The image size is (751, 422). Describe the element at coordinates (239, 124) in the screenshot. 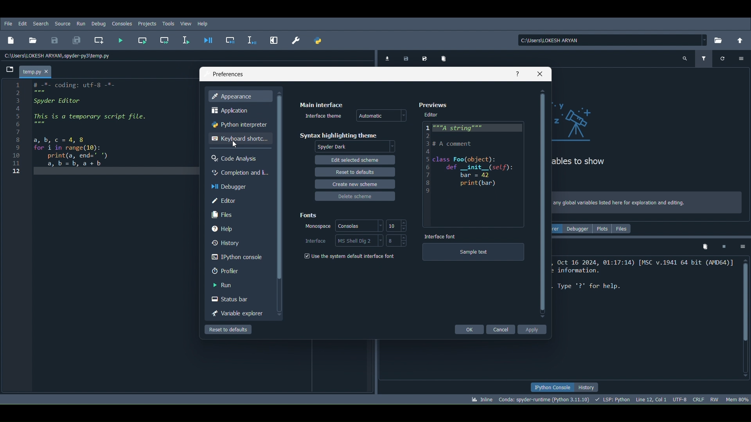

I see `Python interpreter` at that location.